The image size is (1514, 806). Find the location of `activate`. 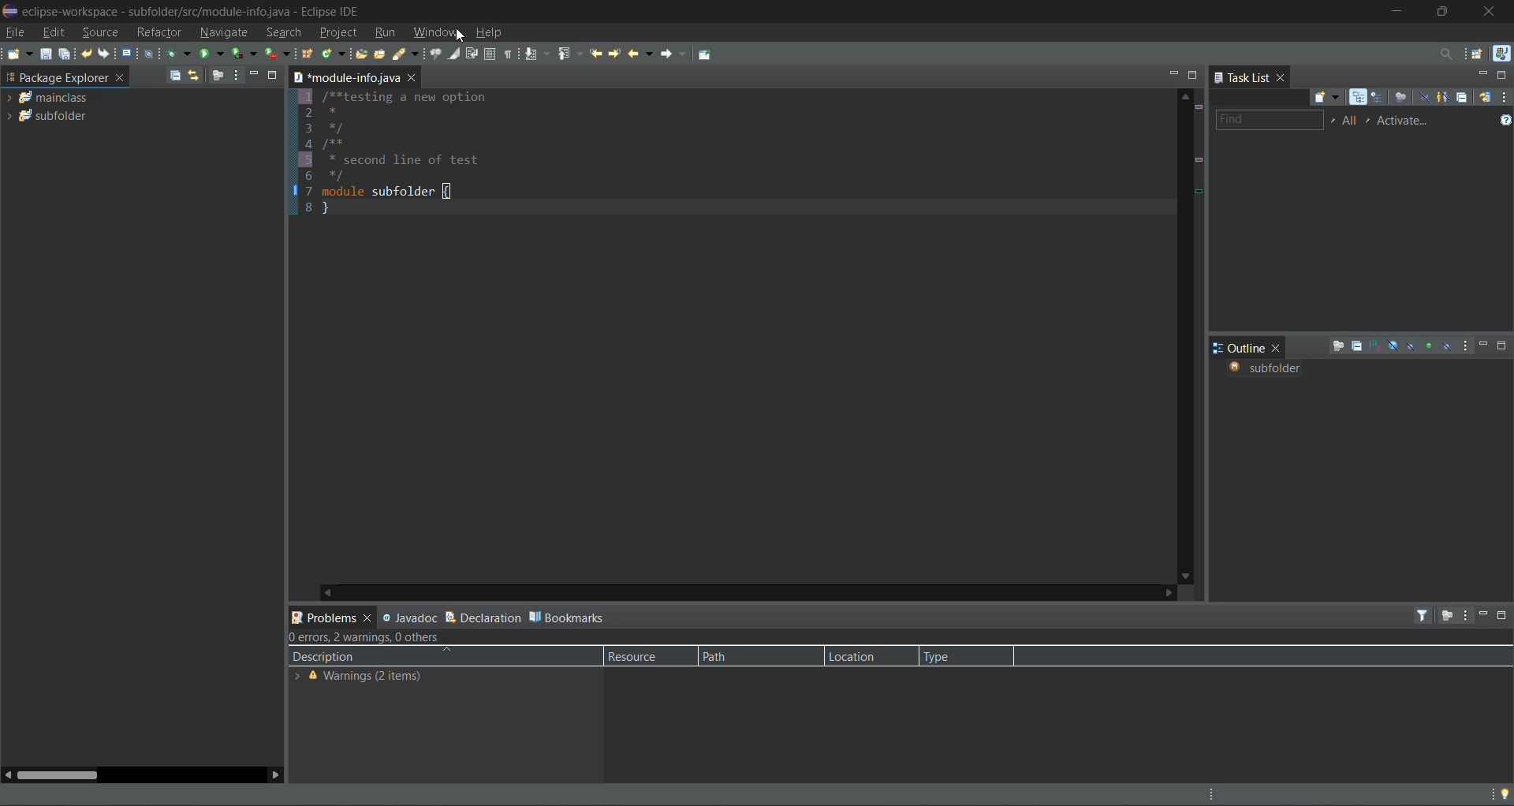

activate is located at coordinates (1413, 121).